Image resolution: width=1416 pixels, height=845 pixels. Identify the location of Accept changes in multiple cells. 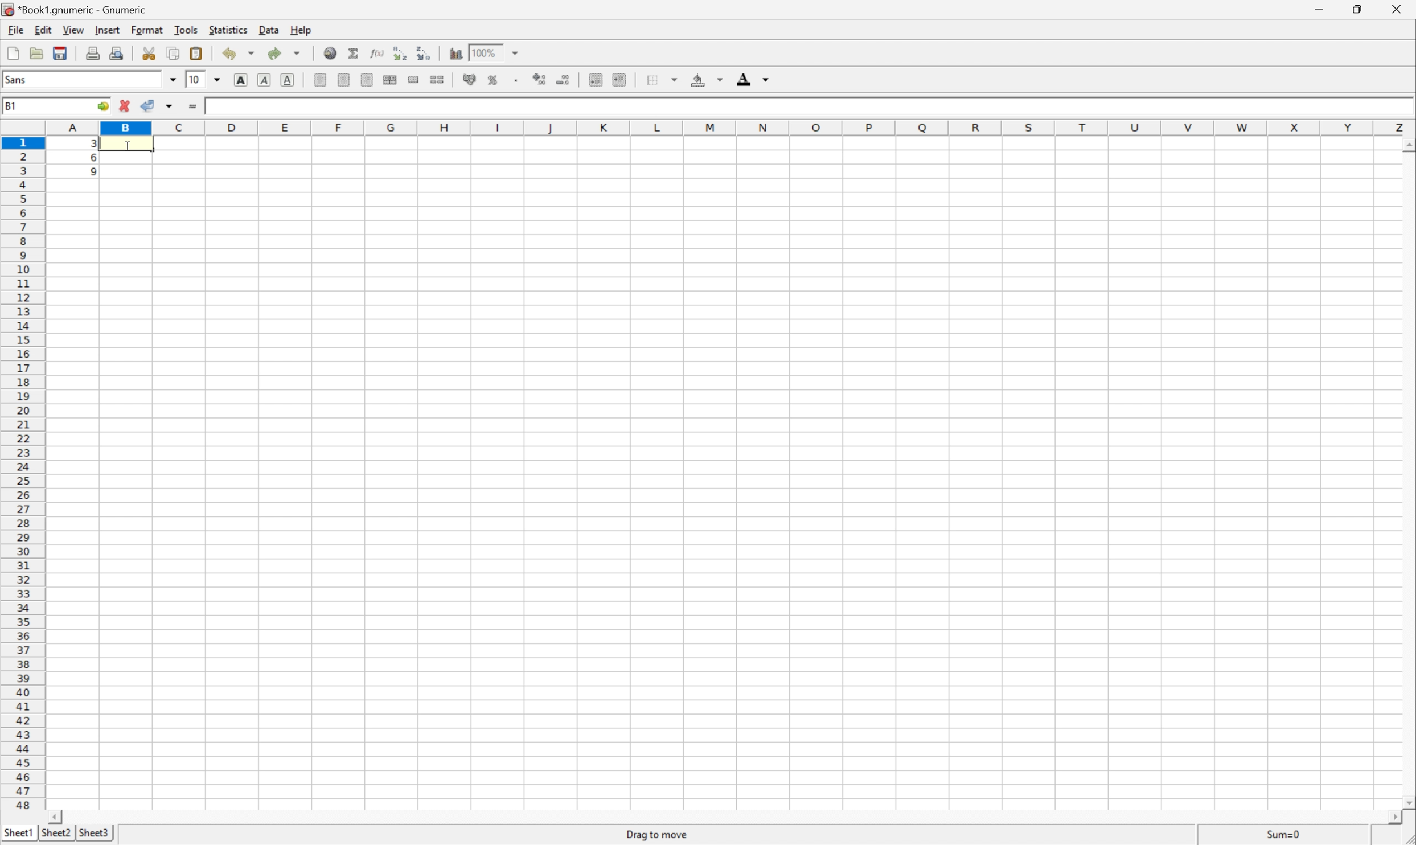
(171, 106).